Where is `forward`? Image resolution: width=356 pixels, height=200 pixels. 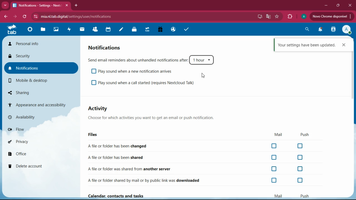
forward is located at coordinates (15, 16).